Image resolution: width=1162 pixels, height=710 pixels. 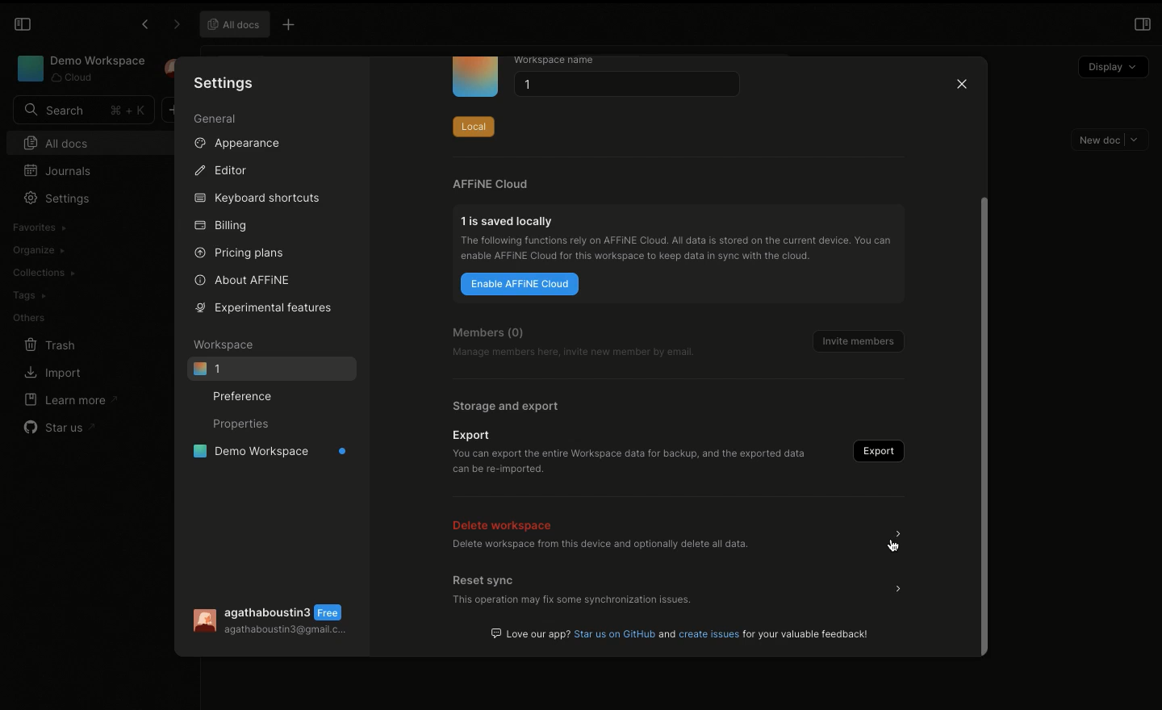 What do you see at coordinates (29, 295) in the screenshot?
I see `Tags` at bounding box center [29, 295].